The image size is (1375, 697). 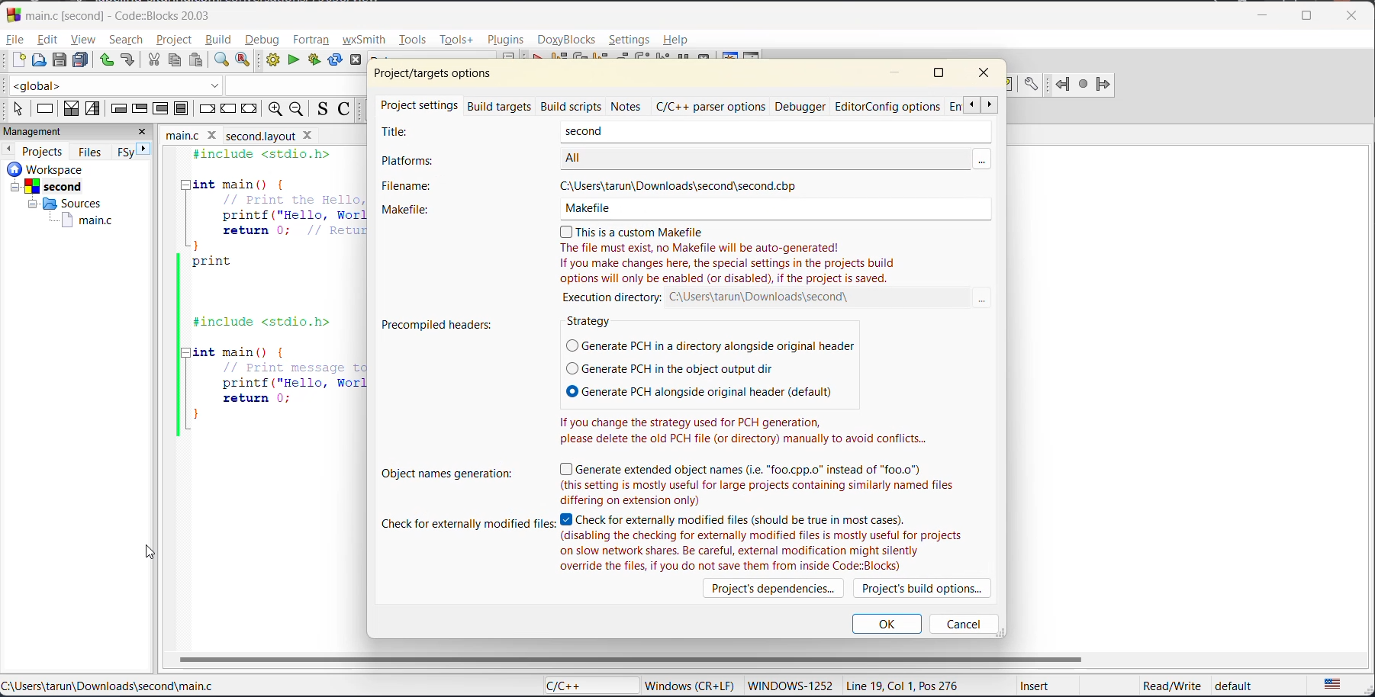 I want to click on precompiled headers, so click(x=433, y=323).